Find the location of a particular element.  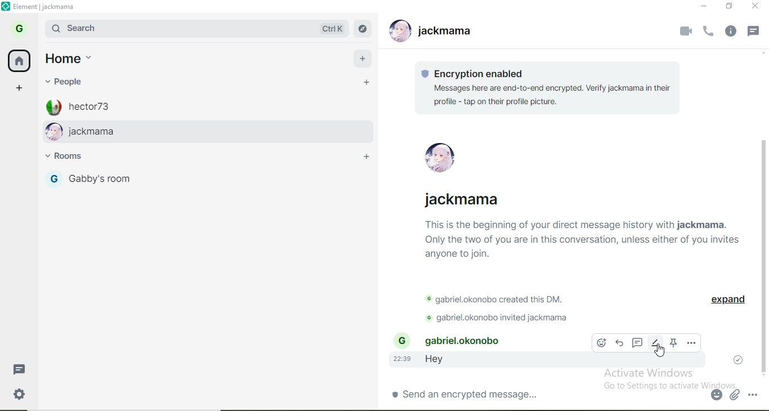

add  is located at coordinates (363, 60).